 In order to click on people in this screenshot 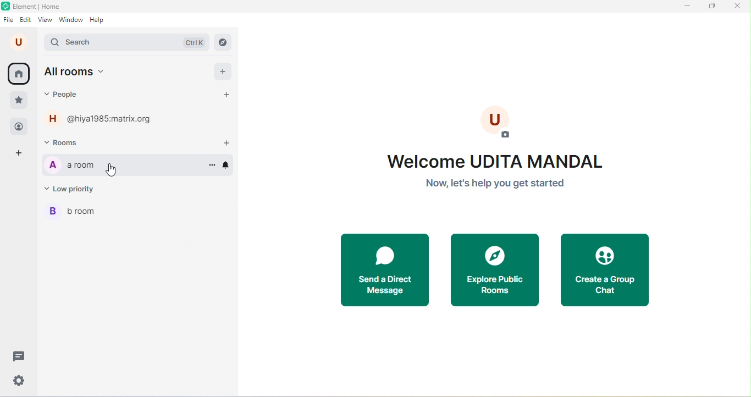, I will do `click(66, 95)`.